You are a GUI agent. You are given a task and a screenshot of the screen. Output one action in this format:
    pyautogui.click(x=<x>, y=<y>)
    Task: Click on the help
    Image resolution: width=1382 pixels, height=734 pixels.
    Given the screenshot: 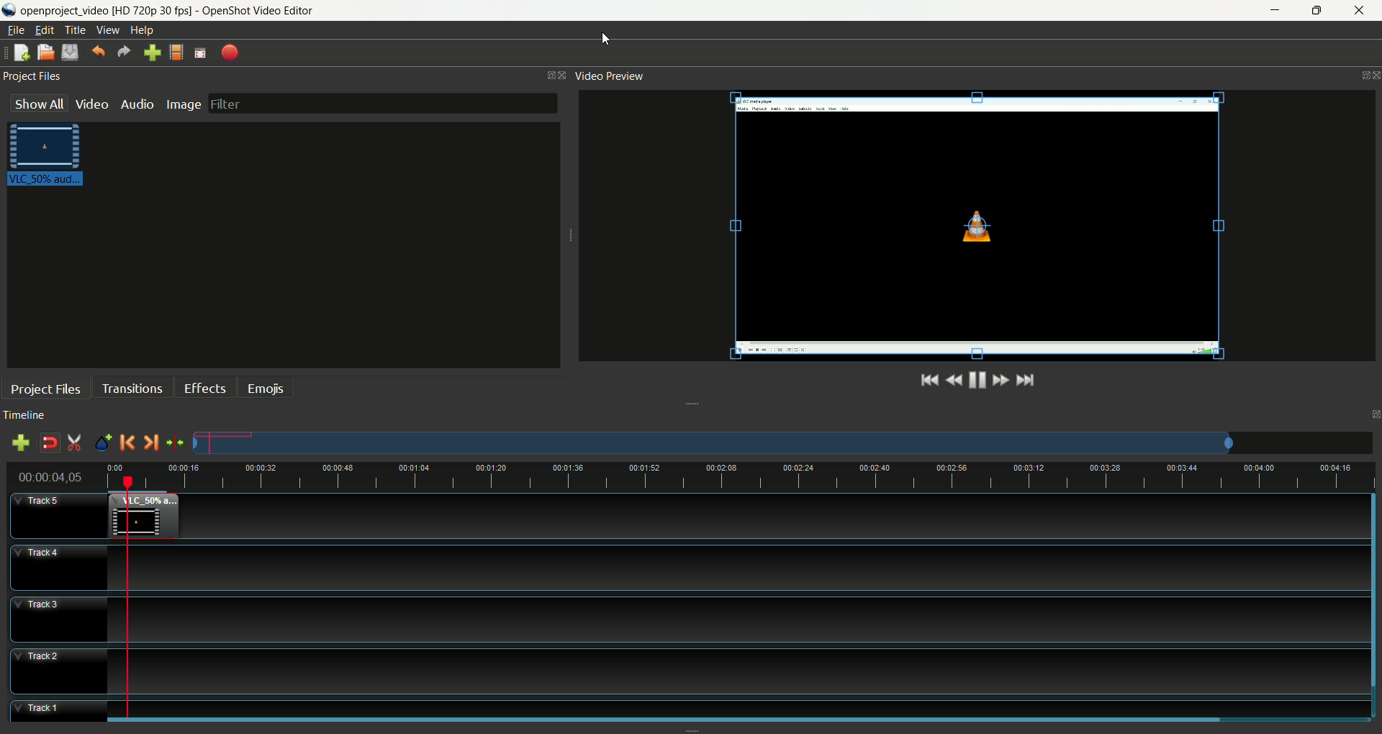 What is the action you would take?
    pyautogui.click(x=144, y=31)
    